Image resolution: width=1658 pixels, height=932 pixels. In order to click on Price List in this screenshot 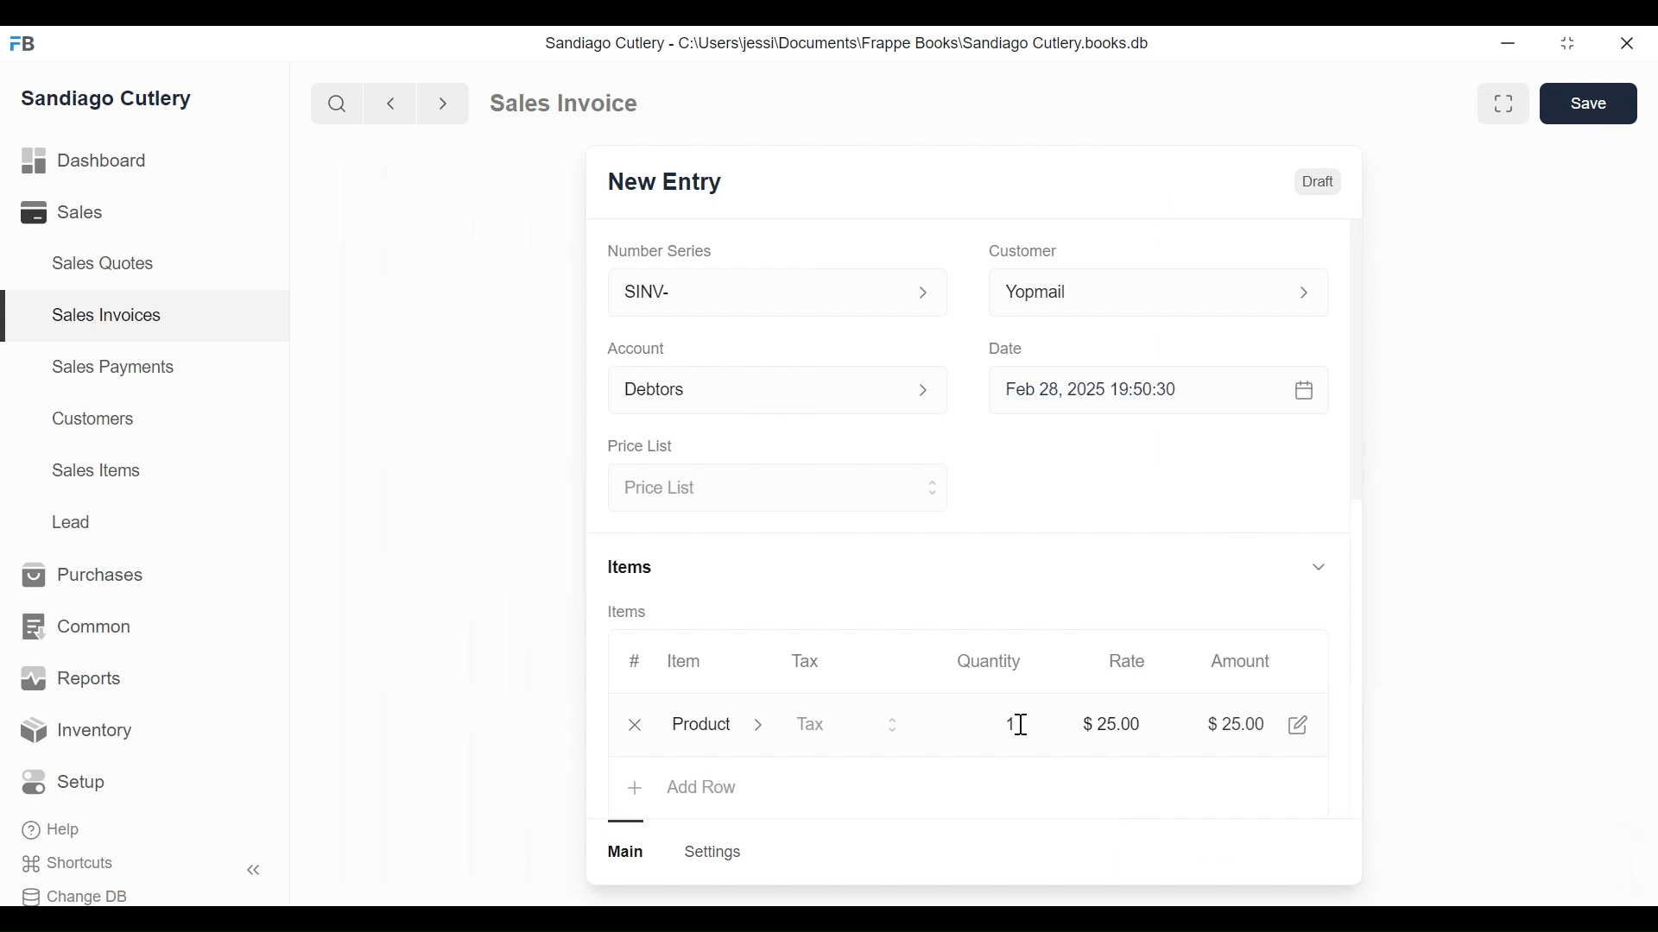, I will do `click(775, 489)`.